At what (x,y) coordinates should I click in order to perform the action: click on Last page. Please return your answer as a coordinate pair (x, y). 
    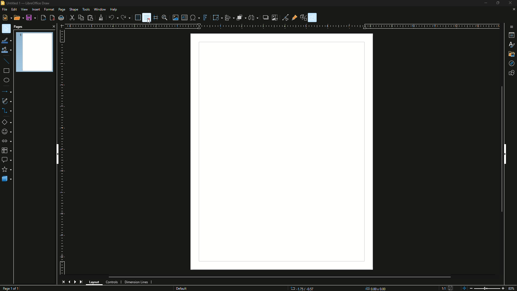
    Looking at the image, I should click on (82, 282).